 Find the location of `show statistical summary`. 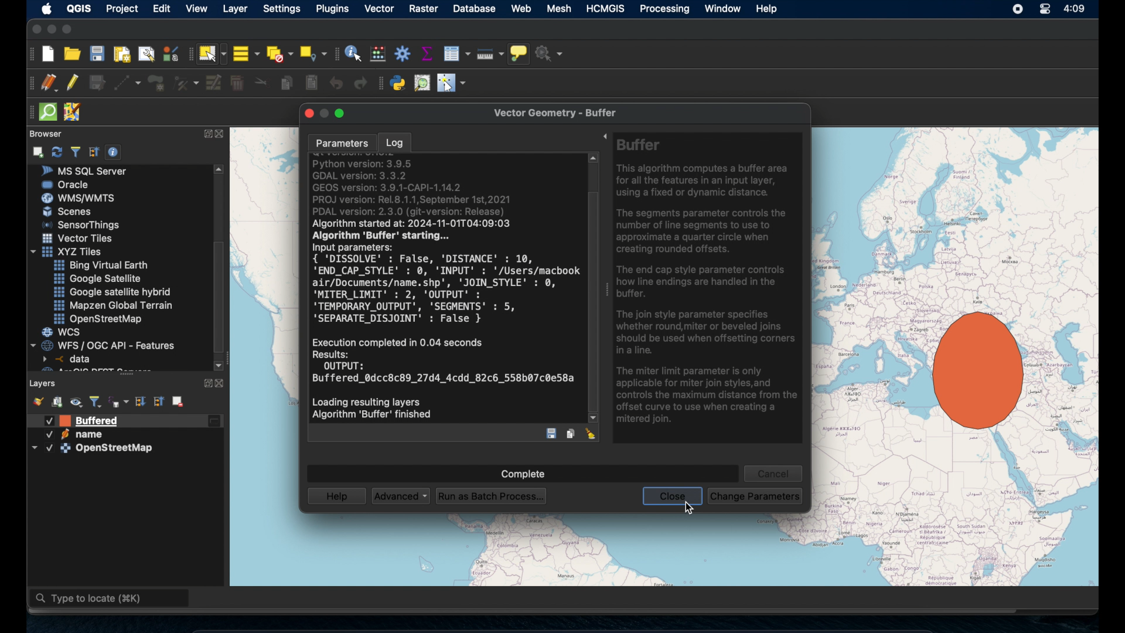

show statistical summary is located at coordinates (427, 53).